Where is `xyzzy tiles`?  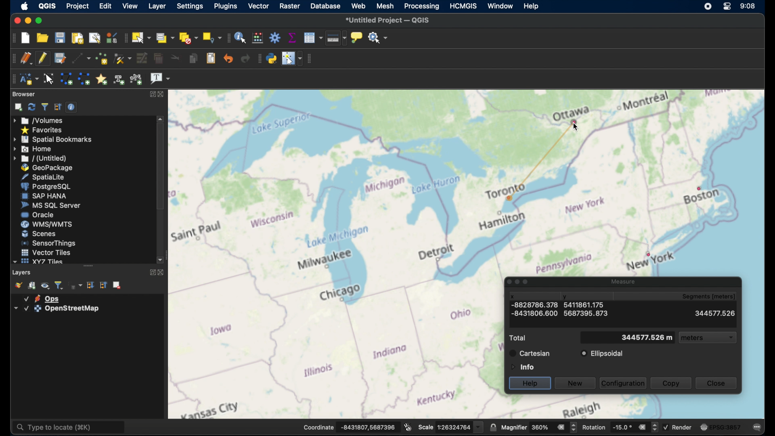 xyzzy tiles is located at coordinates (38, 262).